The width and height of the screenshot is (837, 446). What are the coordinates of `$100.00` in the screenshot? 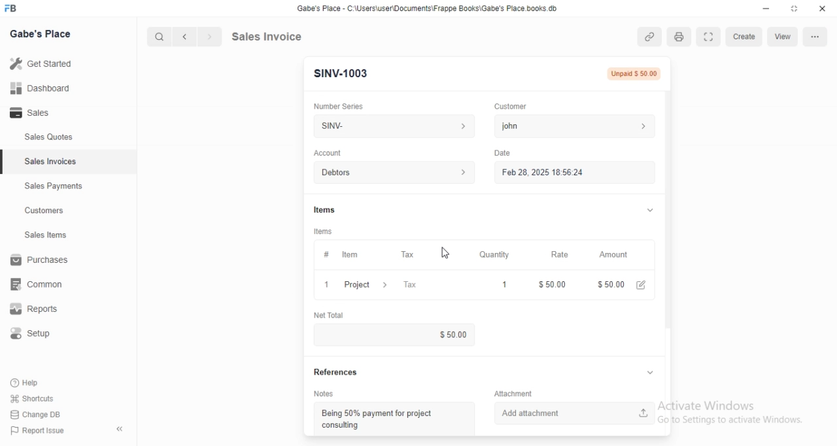 It's located at (606, 283).